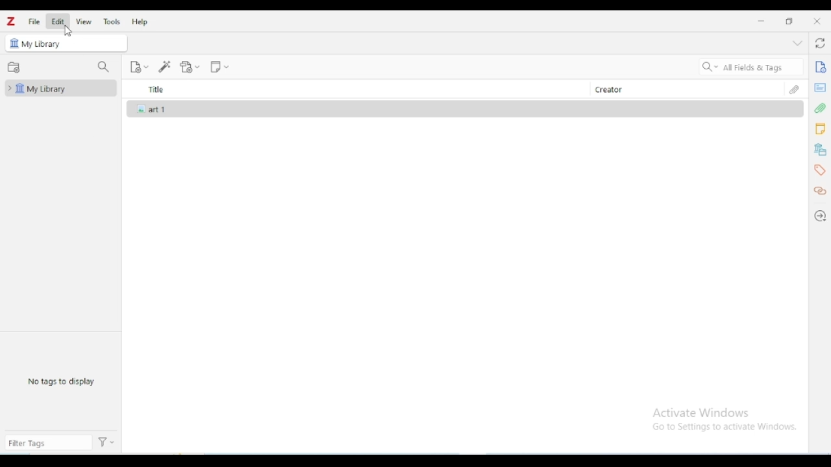 Image resolution: width=831 pixels, height=467 pixels. Describe the element at coordinates (58, 21) in the screenshot. I see `edit` at that location.